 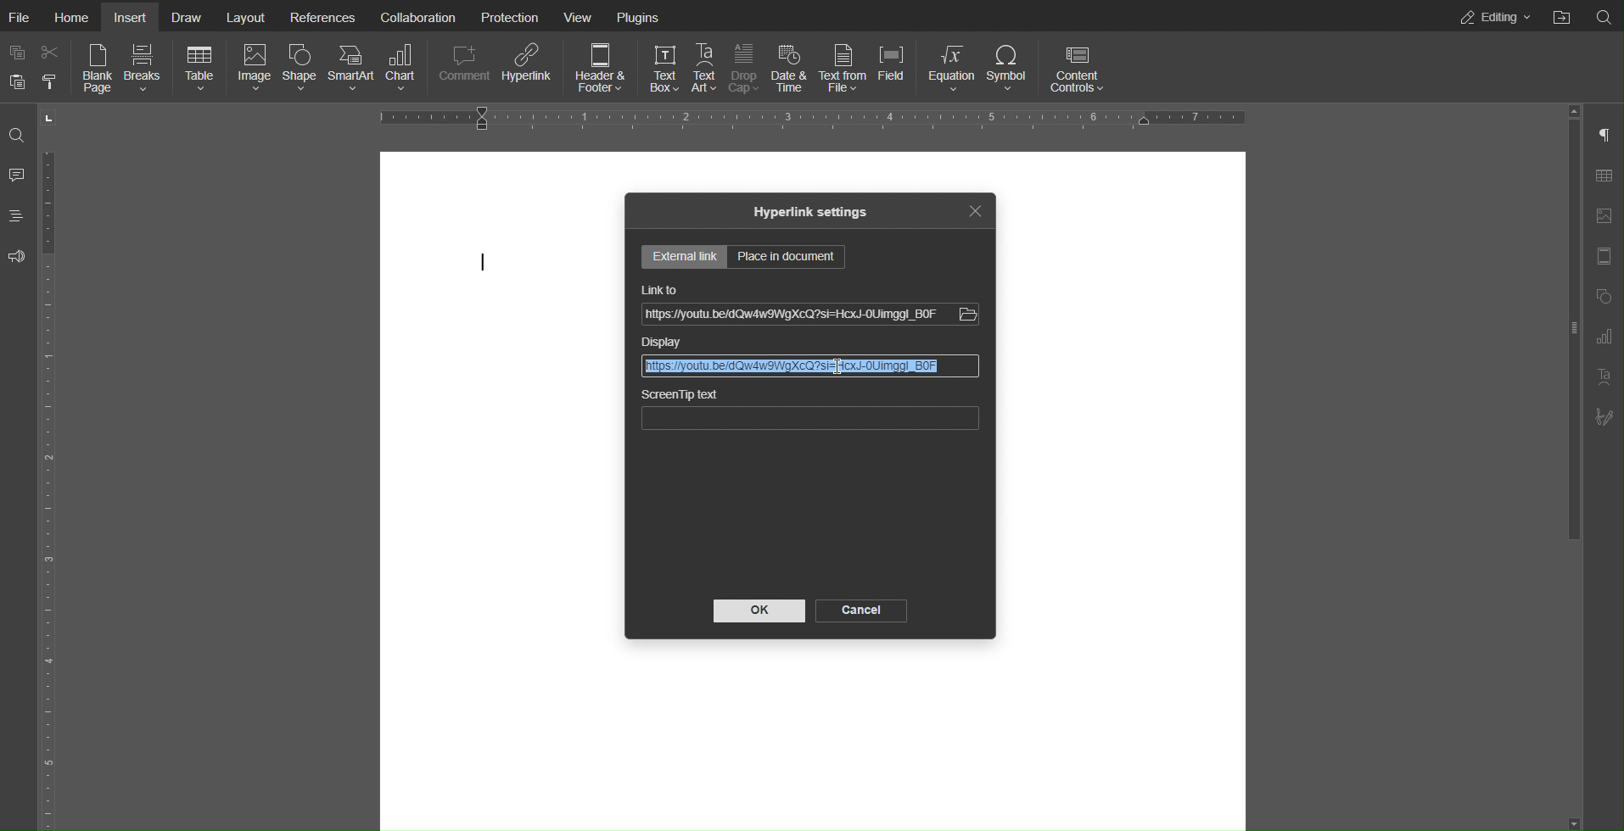 What do you see at coordinates (1010, 68) in the screenshot?
I see `Symbol` at bounding box center [1010, 68].